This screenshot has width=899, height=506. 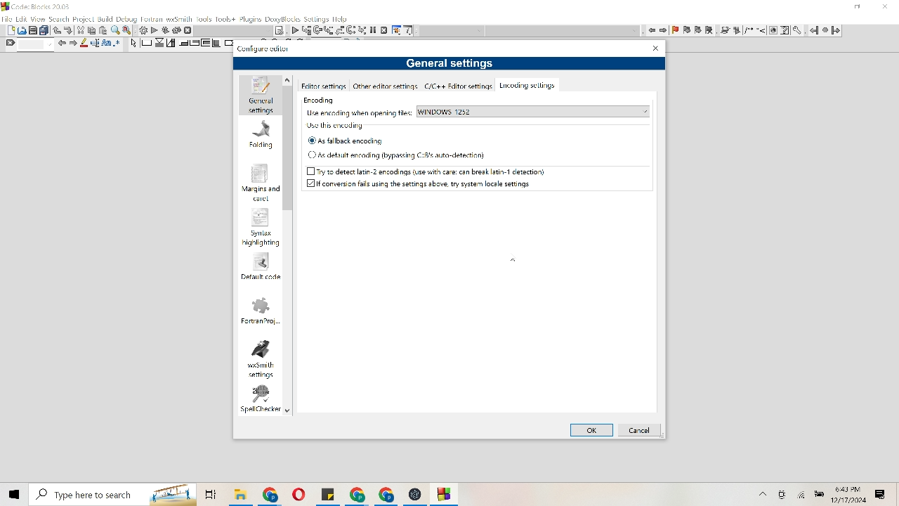 What do you see at coordinates (283, 20) in the screenshot?
I see `Doxyblocks` at bounding box center [283, 20].